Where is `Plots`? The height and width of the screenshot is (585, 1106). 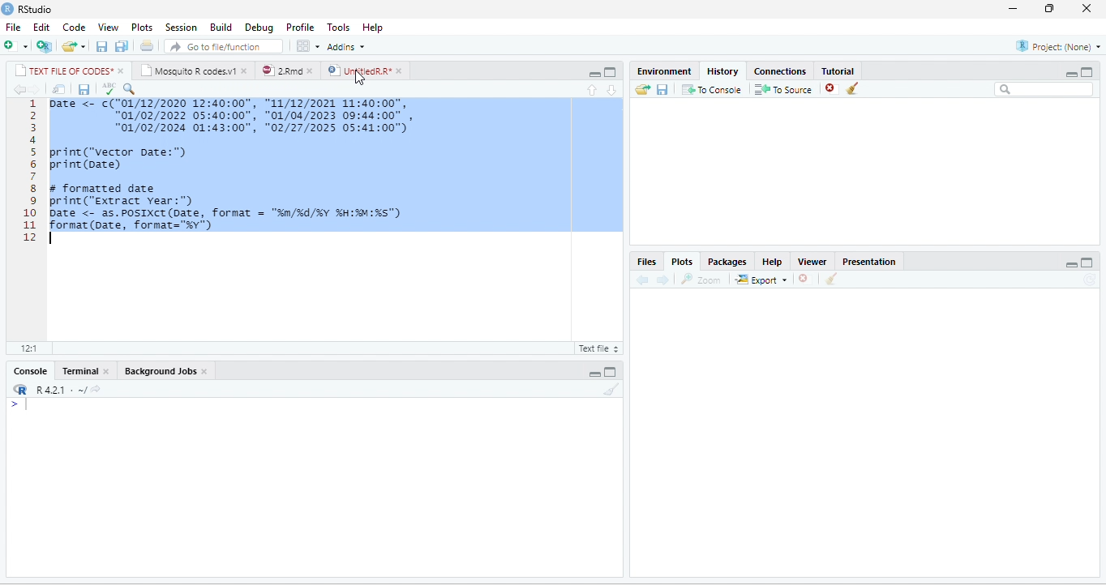
Plots is located at coordinates (682, 261).